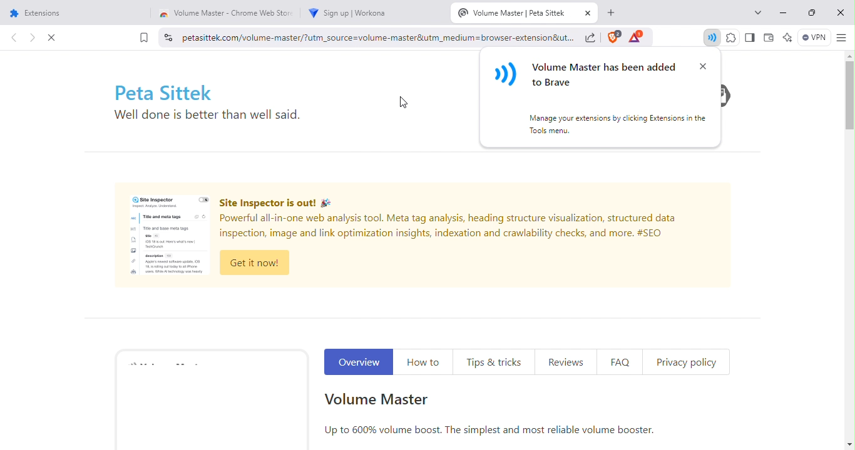 This screenshot has height=450, width=855. Describe the element at coordinates (402, 101) in the screenshot. I see `Cursor` at that location.